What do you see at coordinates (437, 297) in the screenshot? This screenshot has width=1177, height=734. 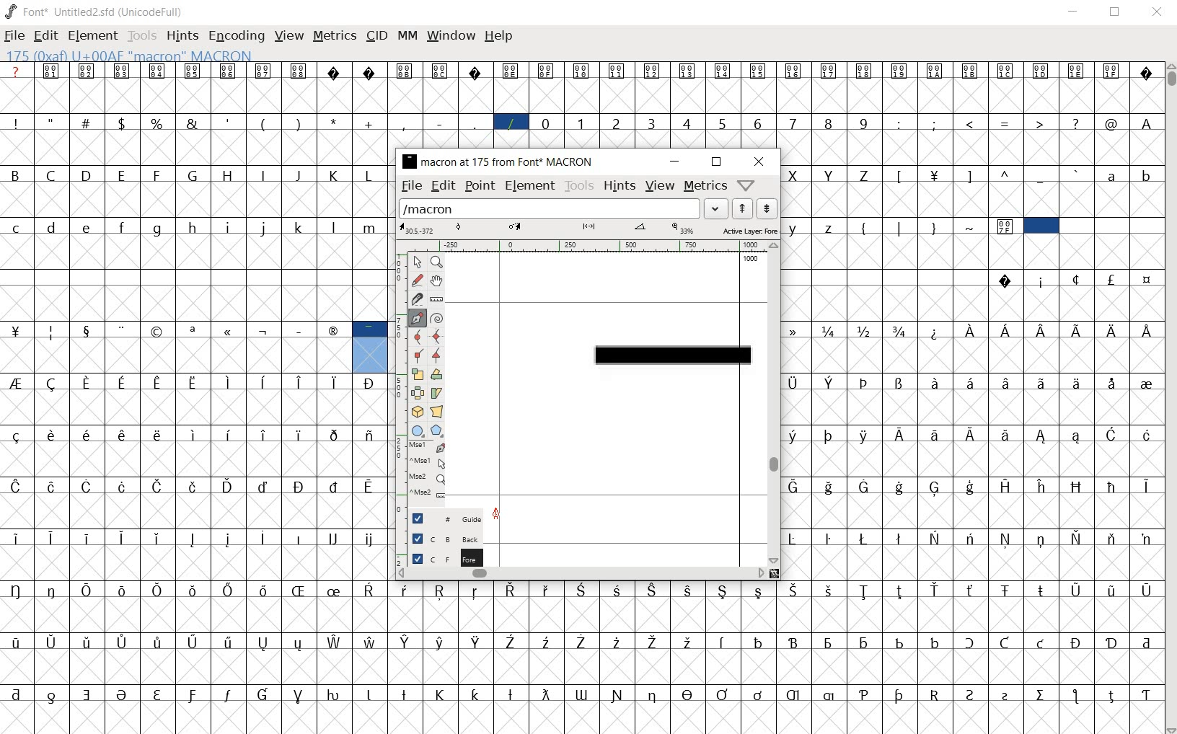 I see `ruler` at bounding box center [437, 297].